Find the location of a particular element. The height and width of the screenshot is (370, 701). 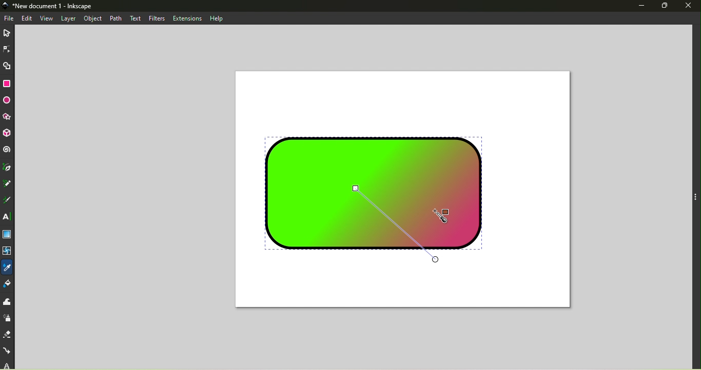

Minimize is located at coordinates (640, 6).